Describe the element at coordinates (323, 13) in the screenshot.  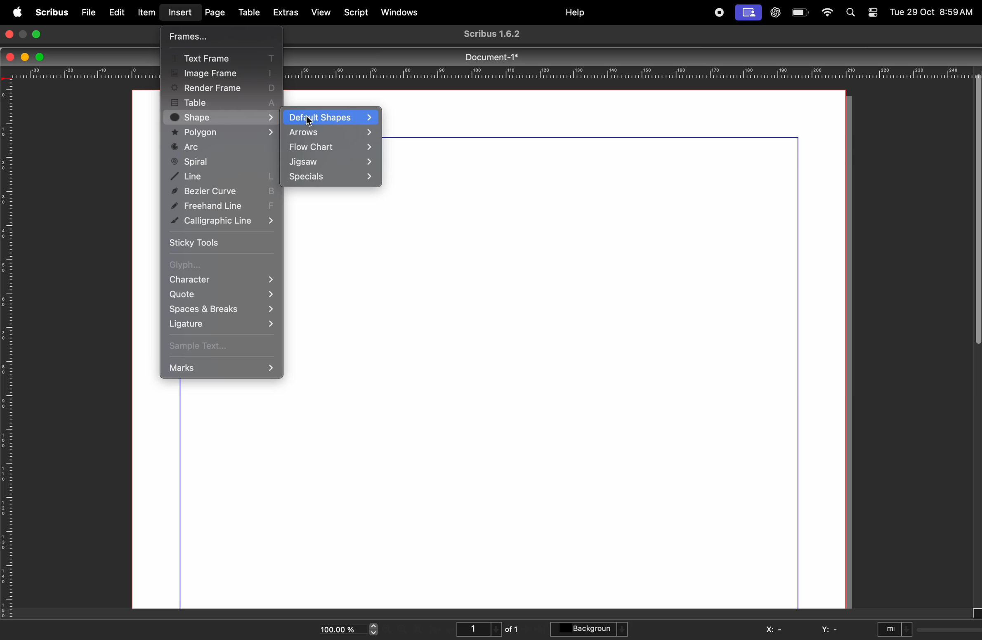
I see `view` at that location.